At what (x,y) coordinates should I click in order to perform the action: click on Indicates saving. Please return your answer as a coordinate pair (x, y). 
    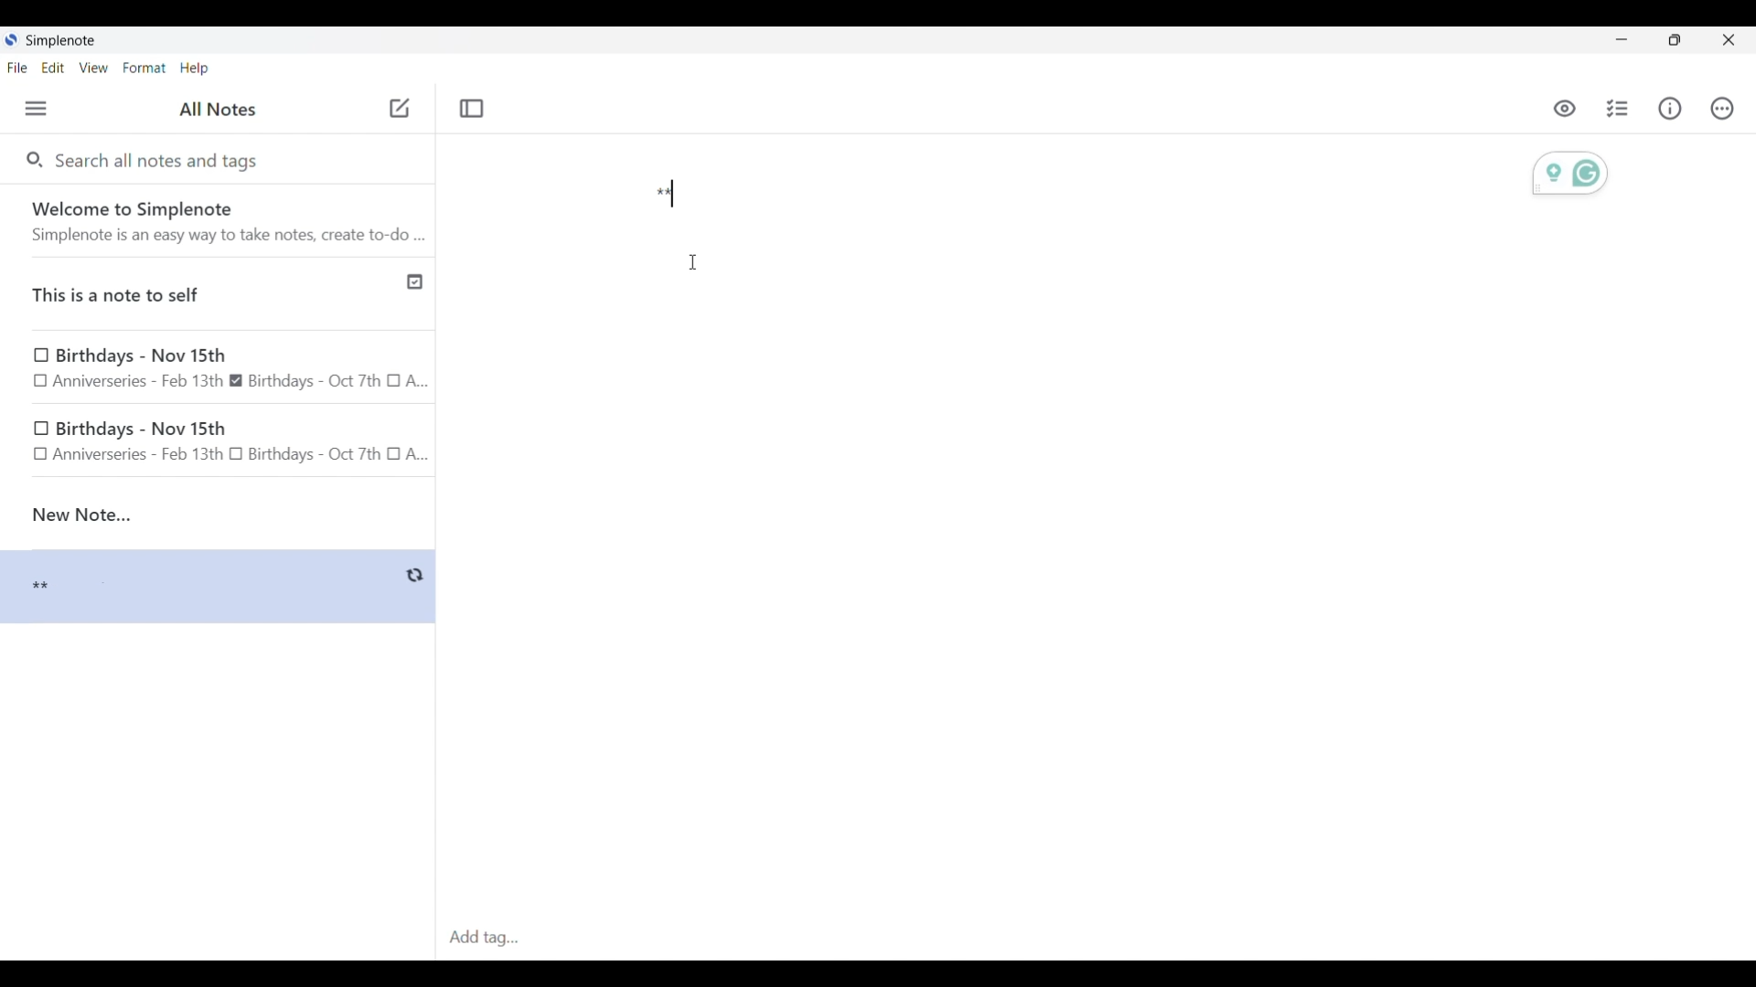
    Looking at the image, I should click on (414, 575).